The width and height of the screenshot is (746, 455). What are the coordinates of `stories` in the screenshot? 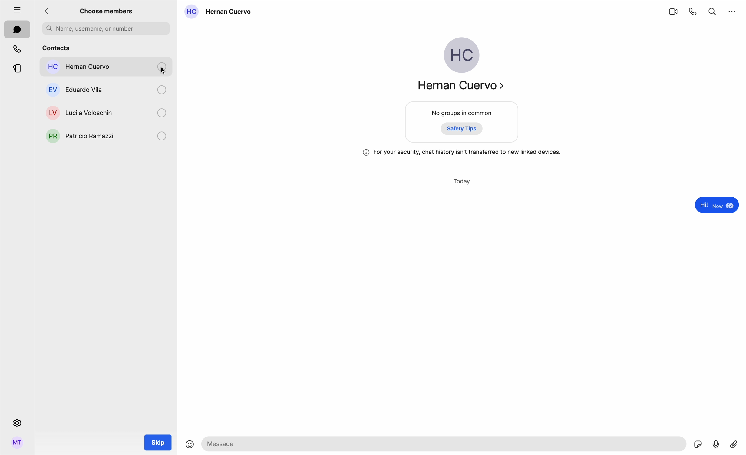 It's located at (17, 68).